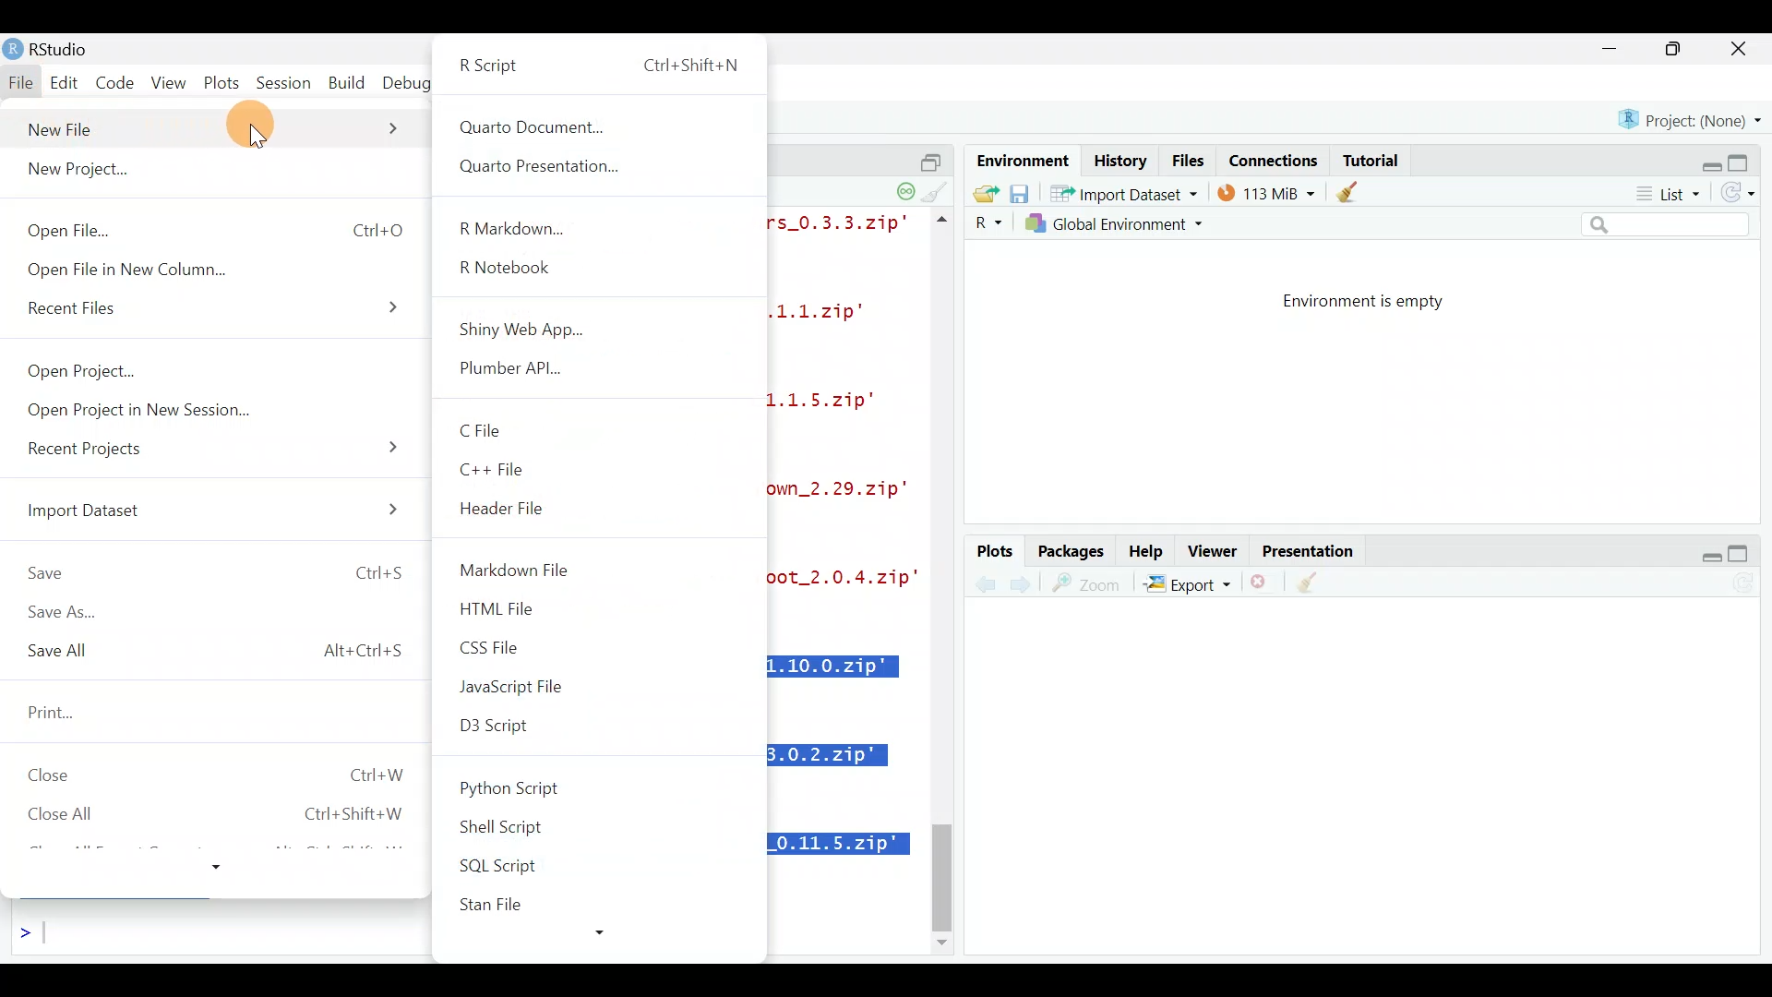  Describe the element at coordinates (938, 190) in the screenshot. I see `clear console` at that location.